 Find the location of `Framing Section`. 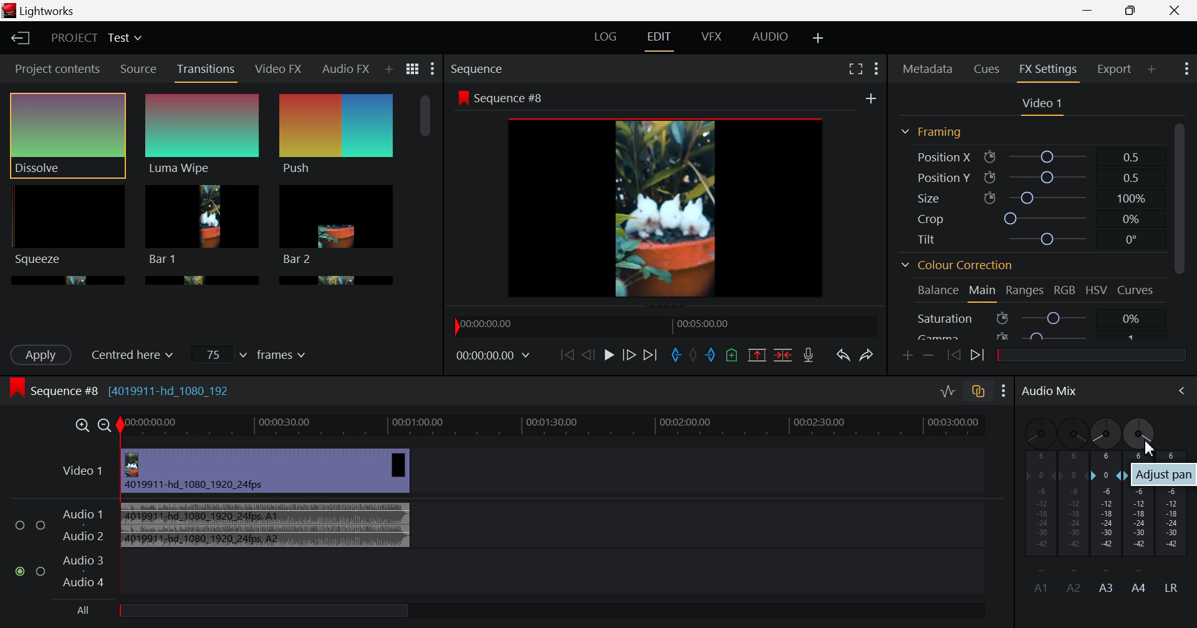

Framing Section is located at coordinates (934, 132).